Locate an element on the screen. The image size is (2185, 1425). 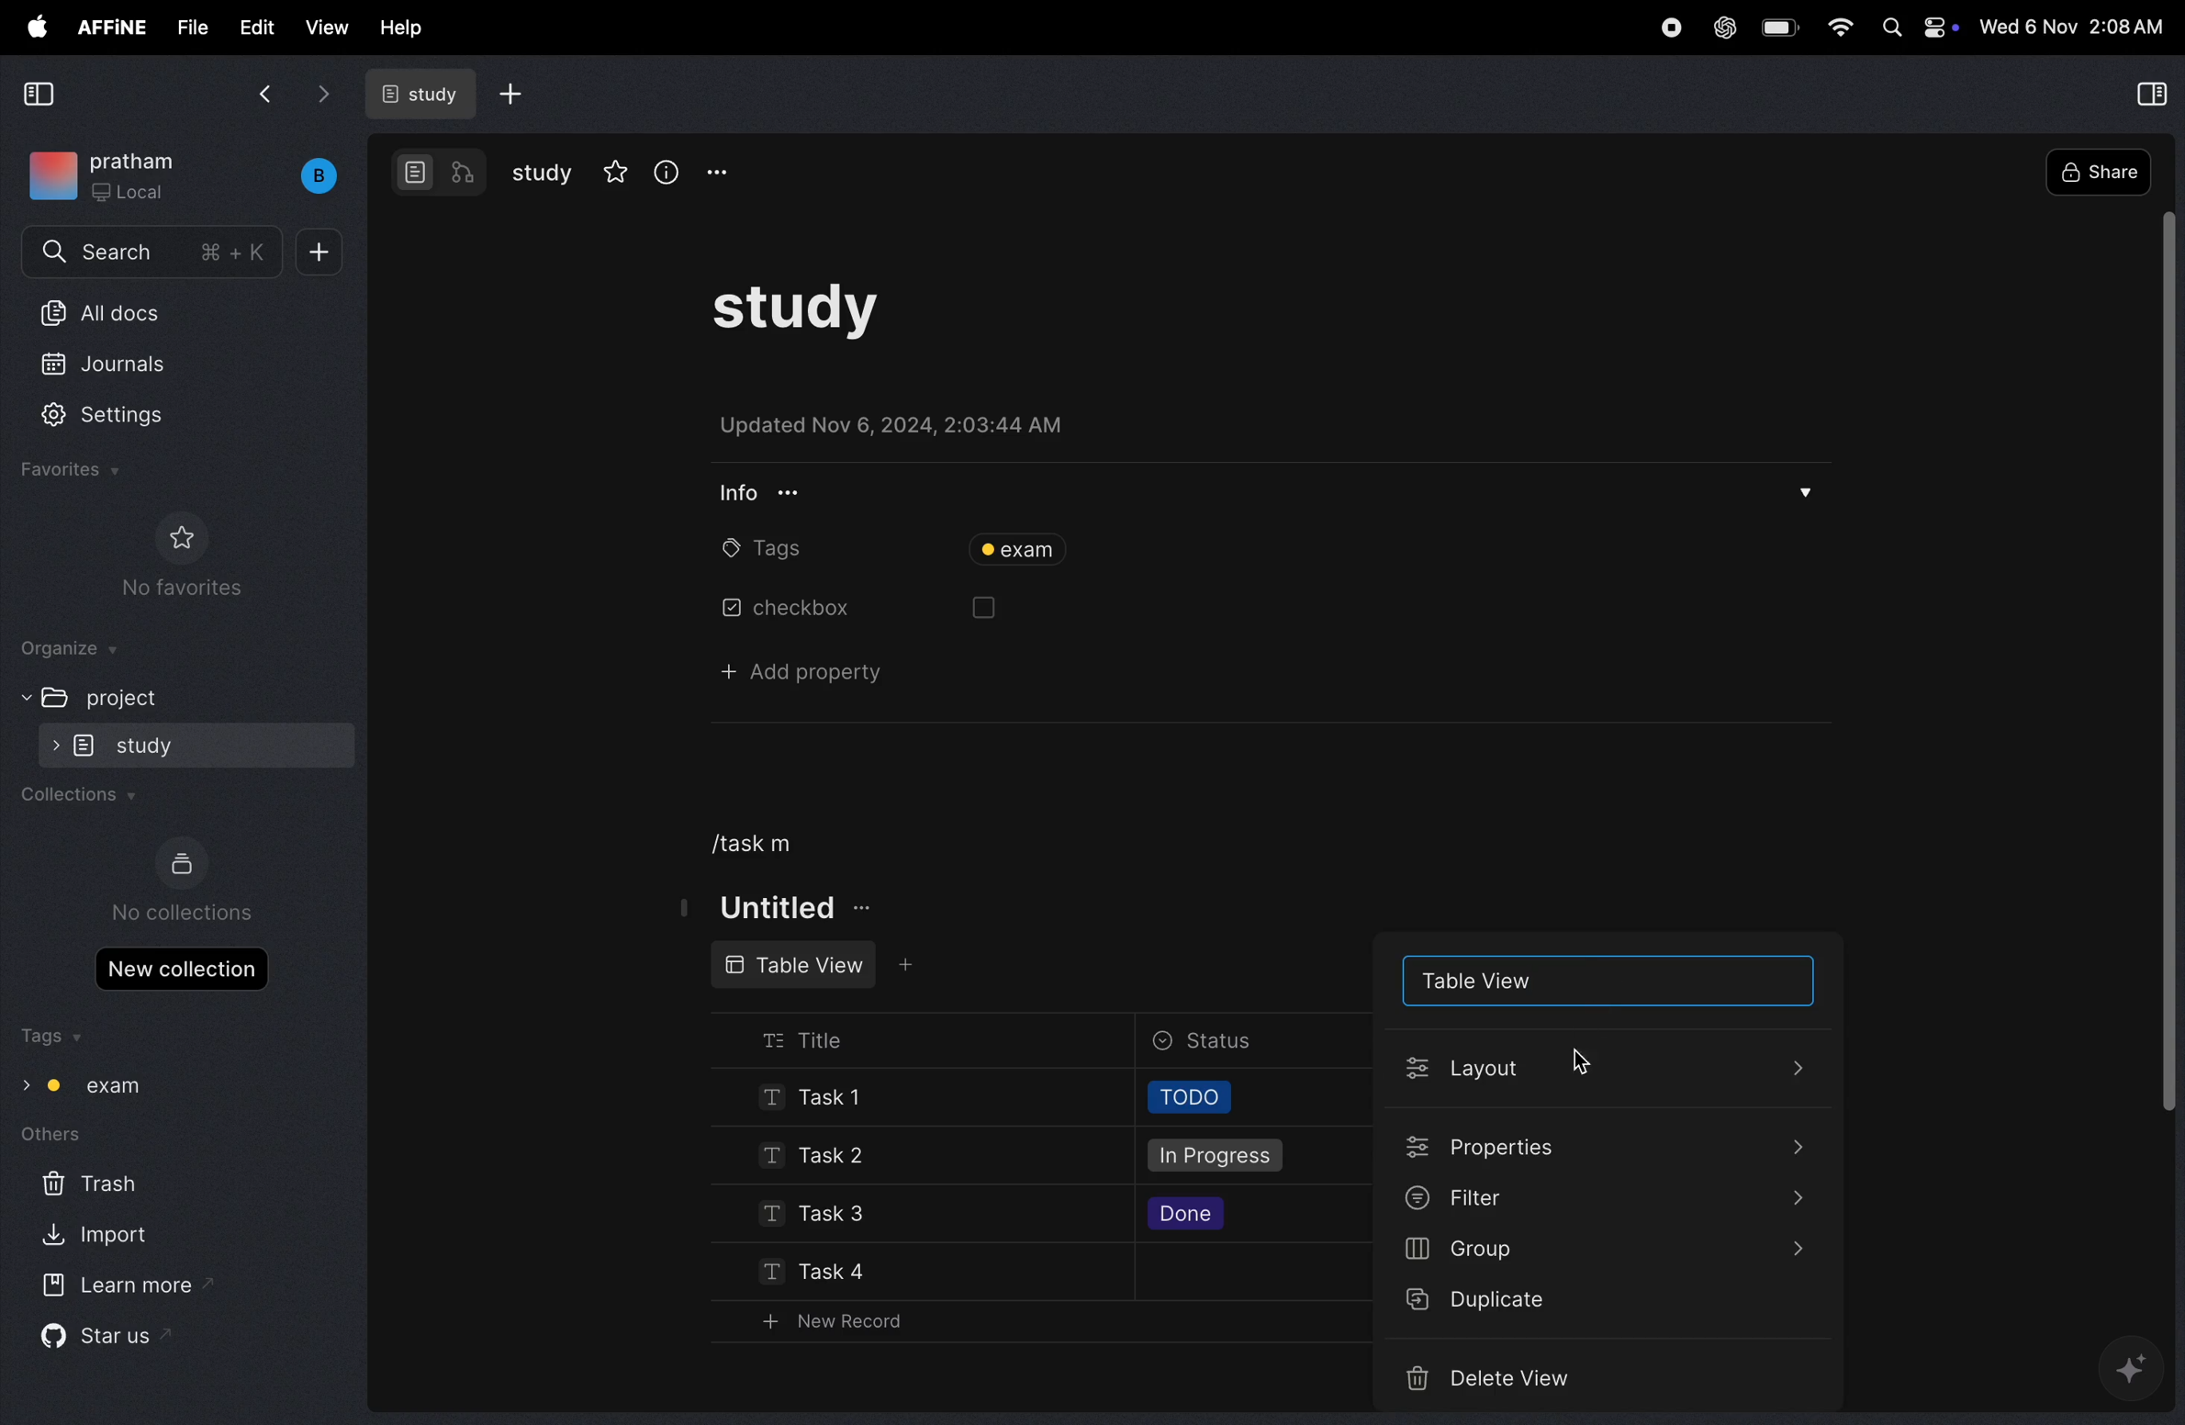
search is located at coordinates (152, 253).